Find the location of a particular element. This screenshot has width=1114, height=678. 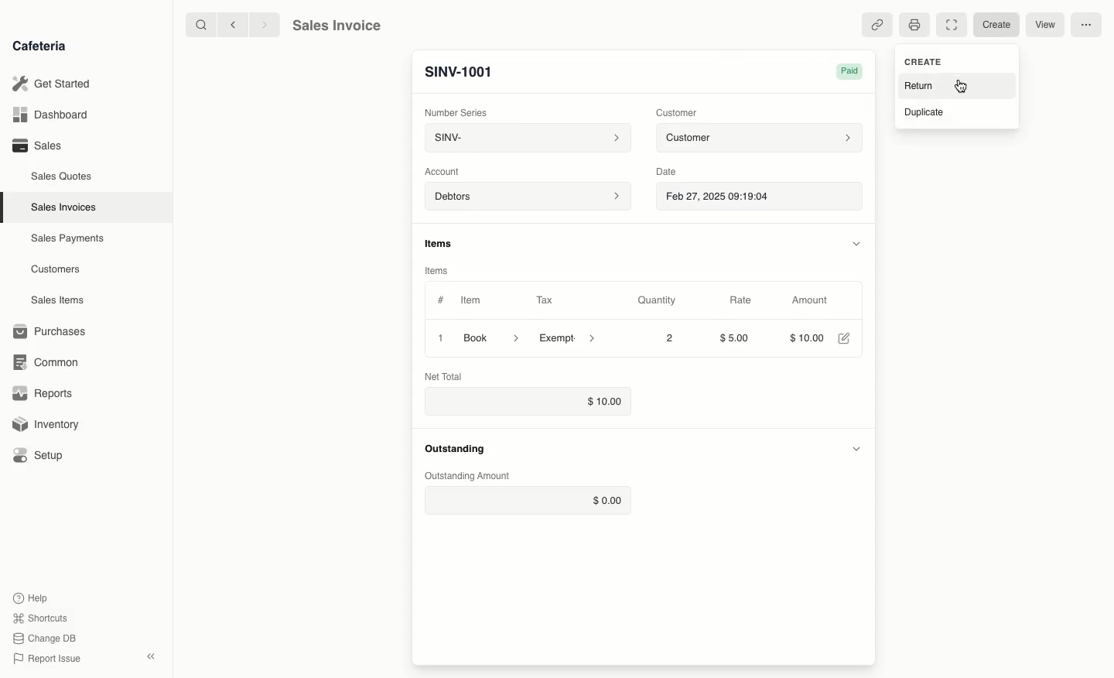

‘Outstanding Amount is located at coordinates (468, 477).